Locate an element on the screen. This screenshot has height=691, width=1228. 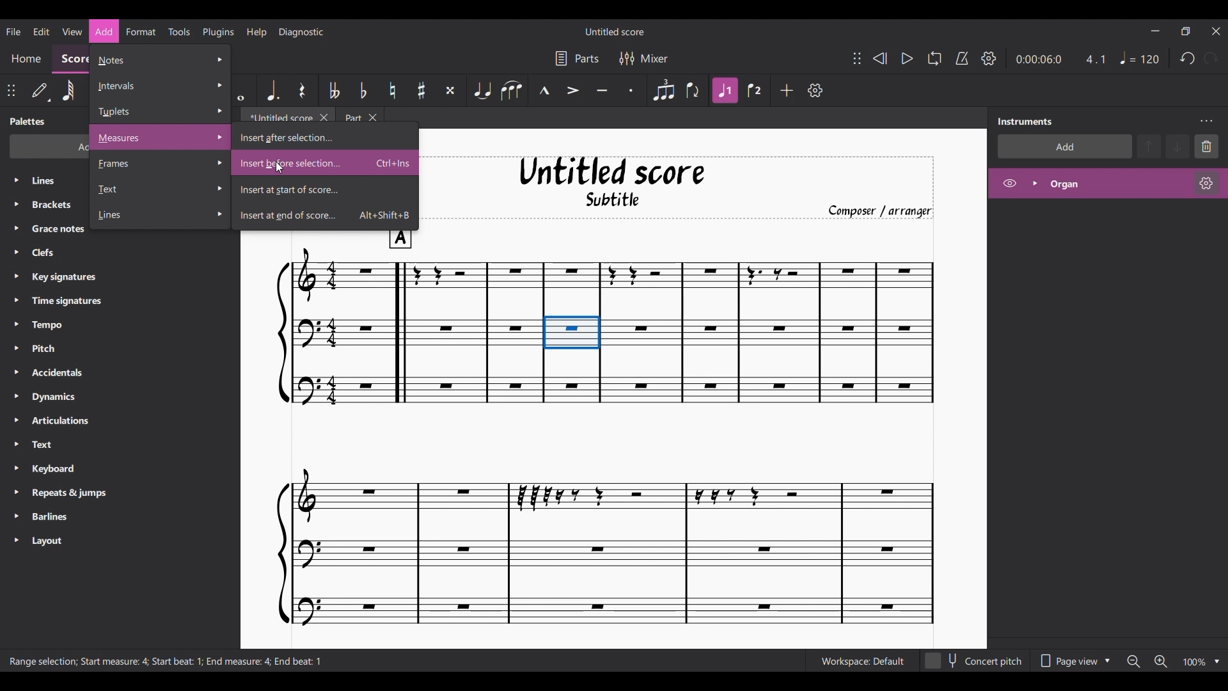
View menu is located at coordinates (72, 31).